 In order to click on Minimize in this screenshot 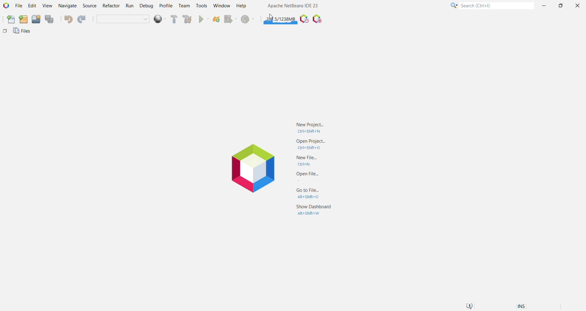, I will do `click(545, 5)`.